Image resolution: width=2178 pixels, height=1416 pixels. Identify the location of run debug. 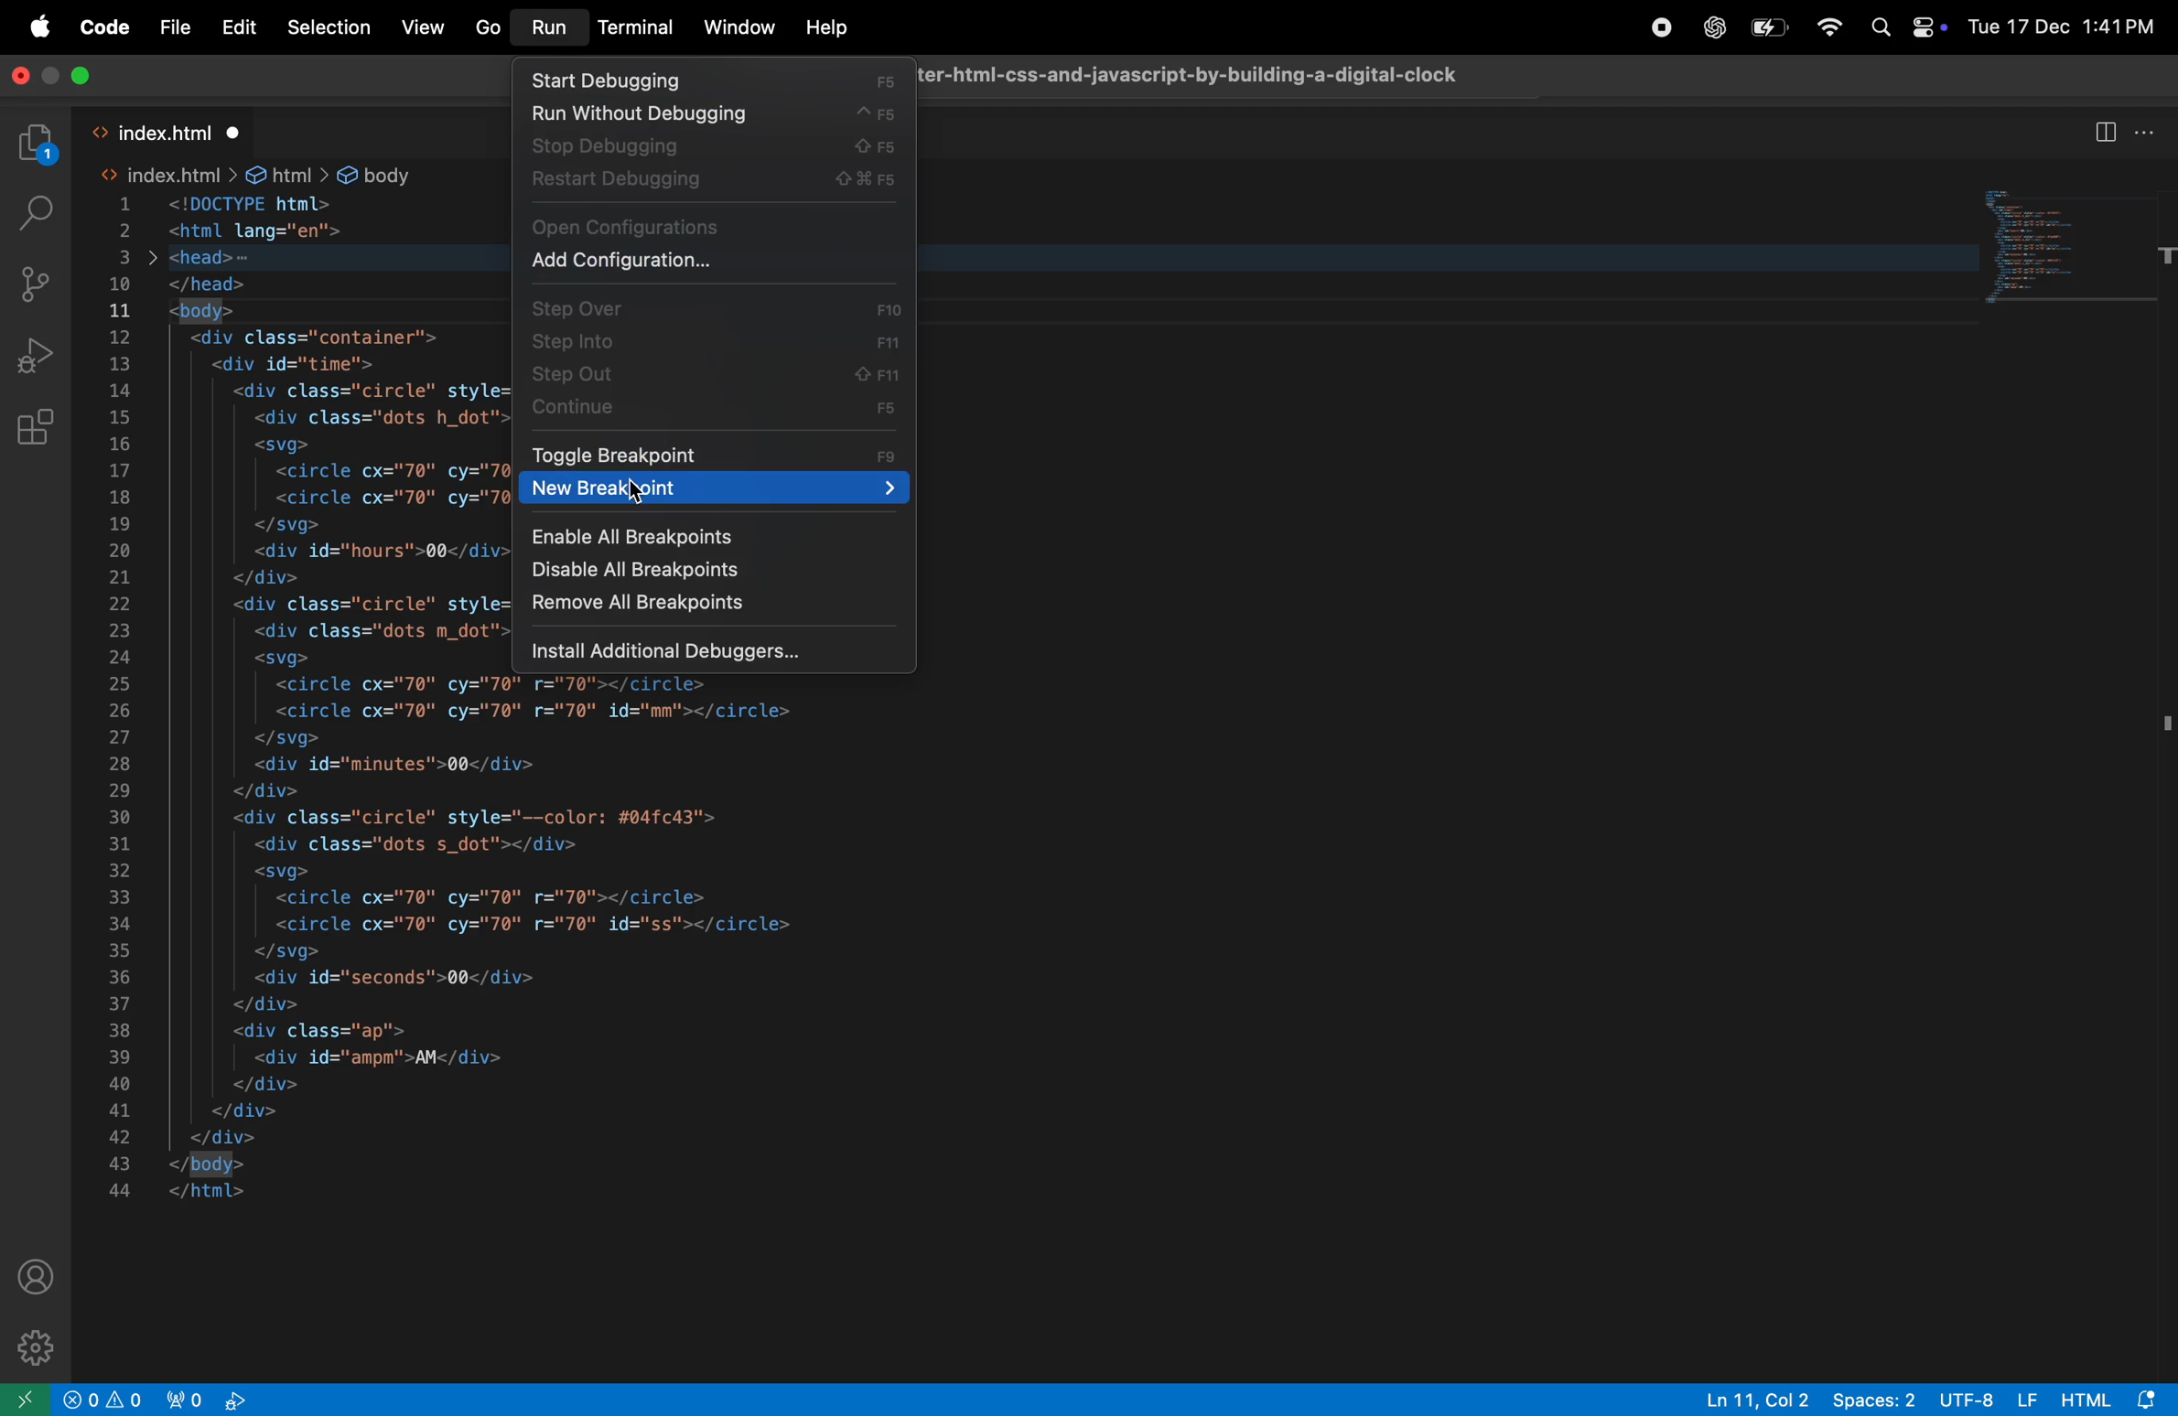
(44, 353).